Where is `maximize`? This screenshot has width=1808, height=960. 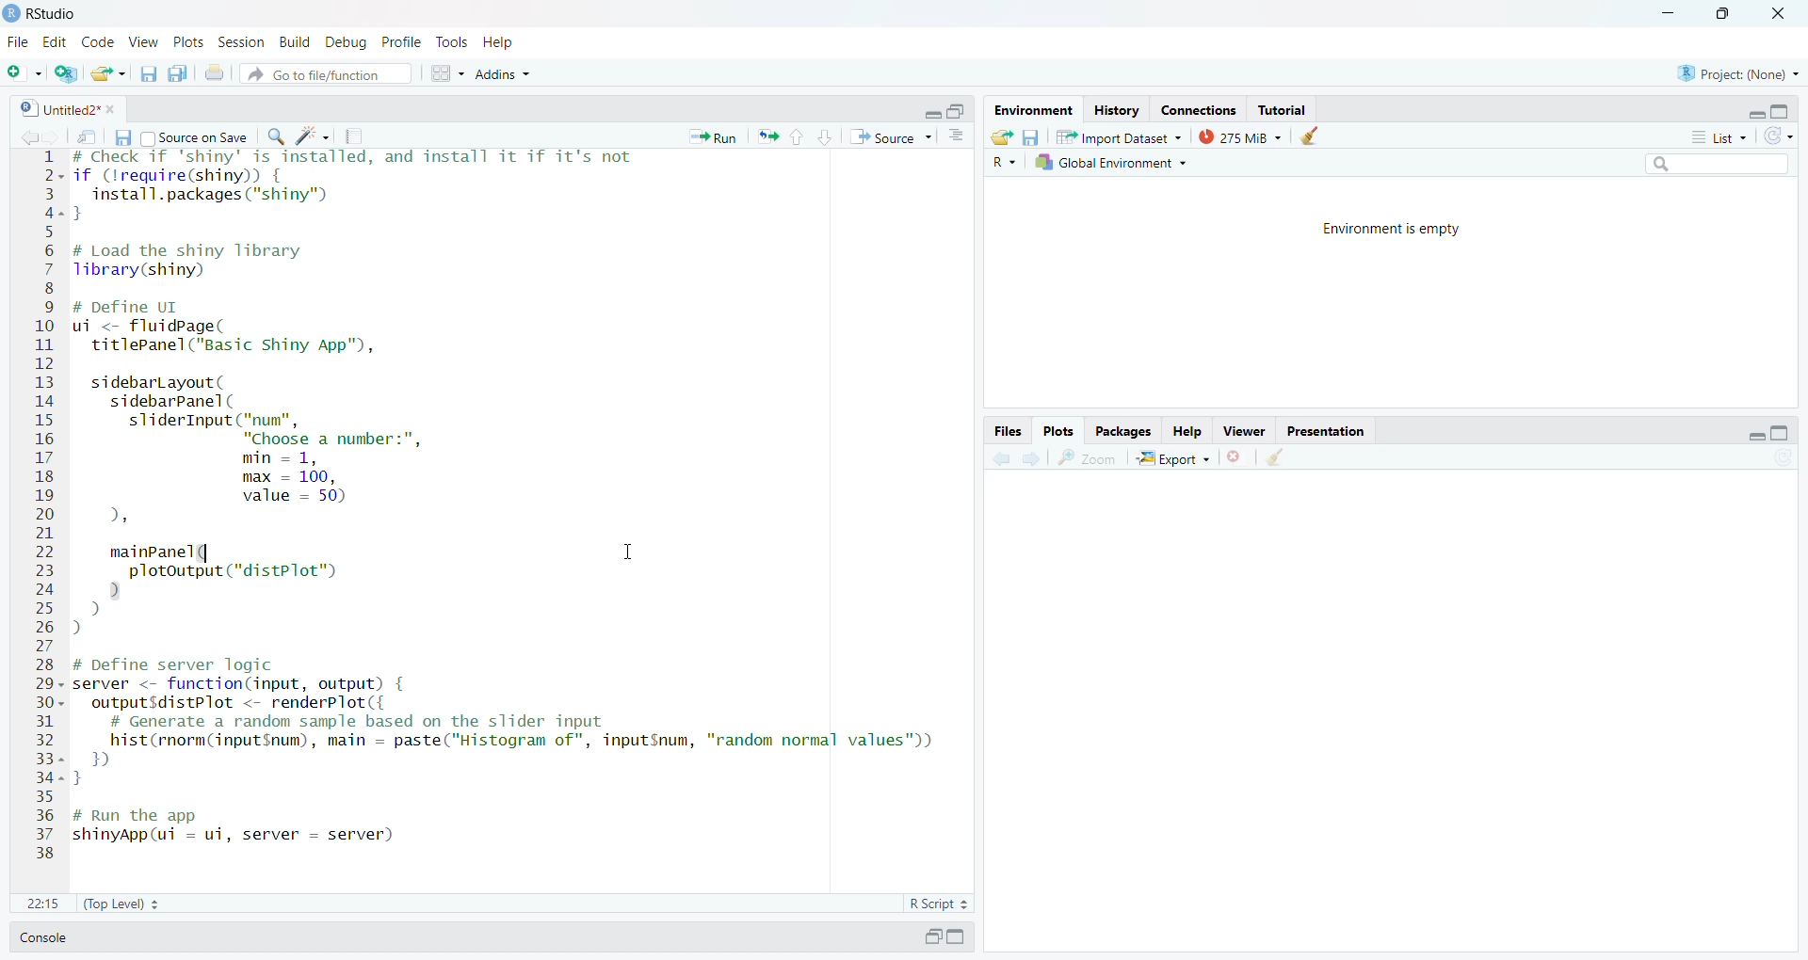 maximize is located at coordinates (1782, 433).